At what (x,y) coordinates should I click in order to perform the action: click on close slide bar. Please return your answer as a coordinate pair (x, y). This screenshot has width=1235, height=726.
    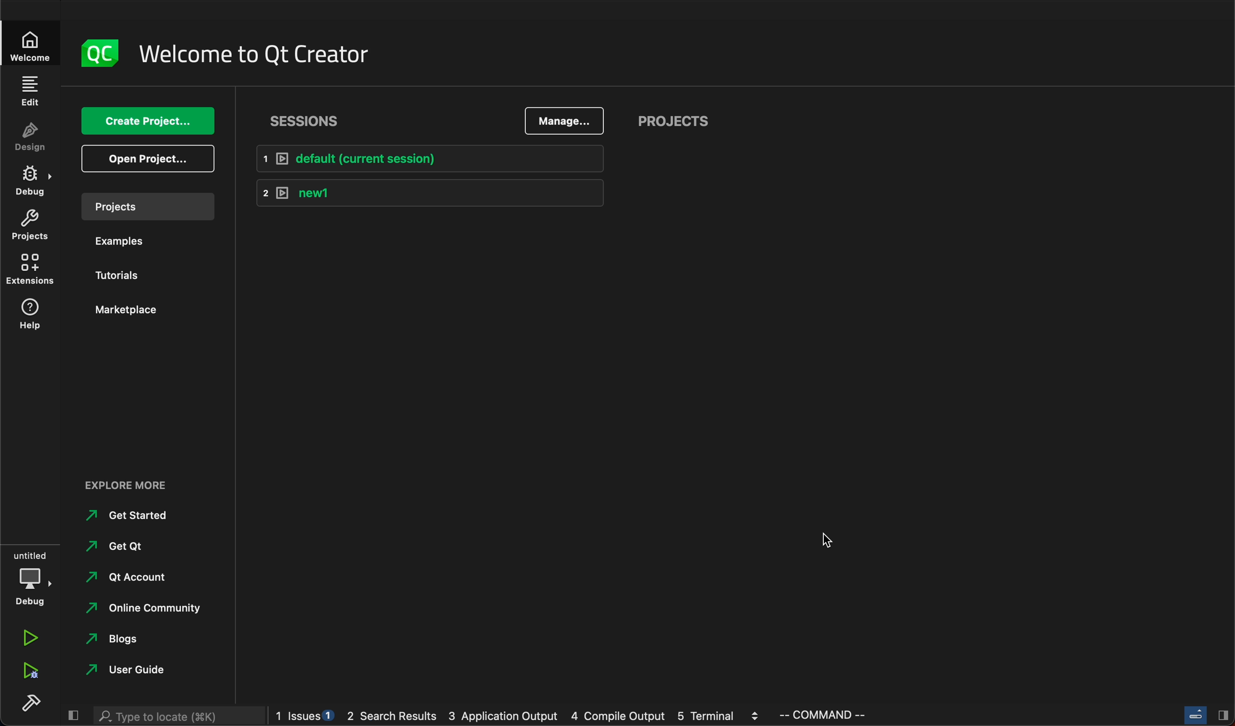
    Looking at the image, I should click on (1205, 714).